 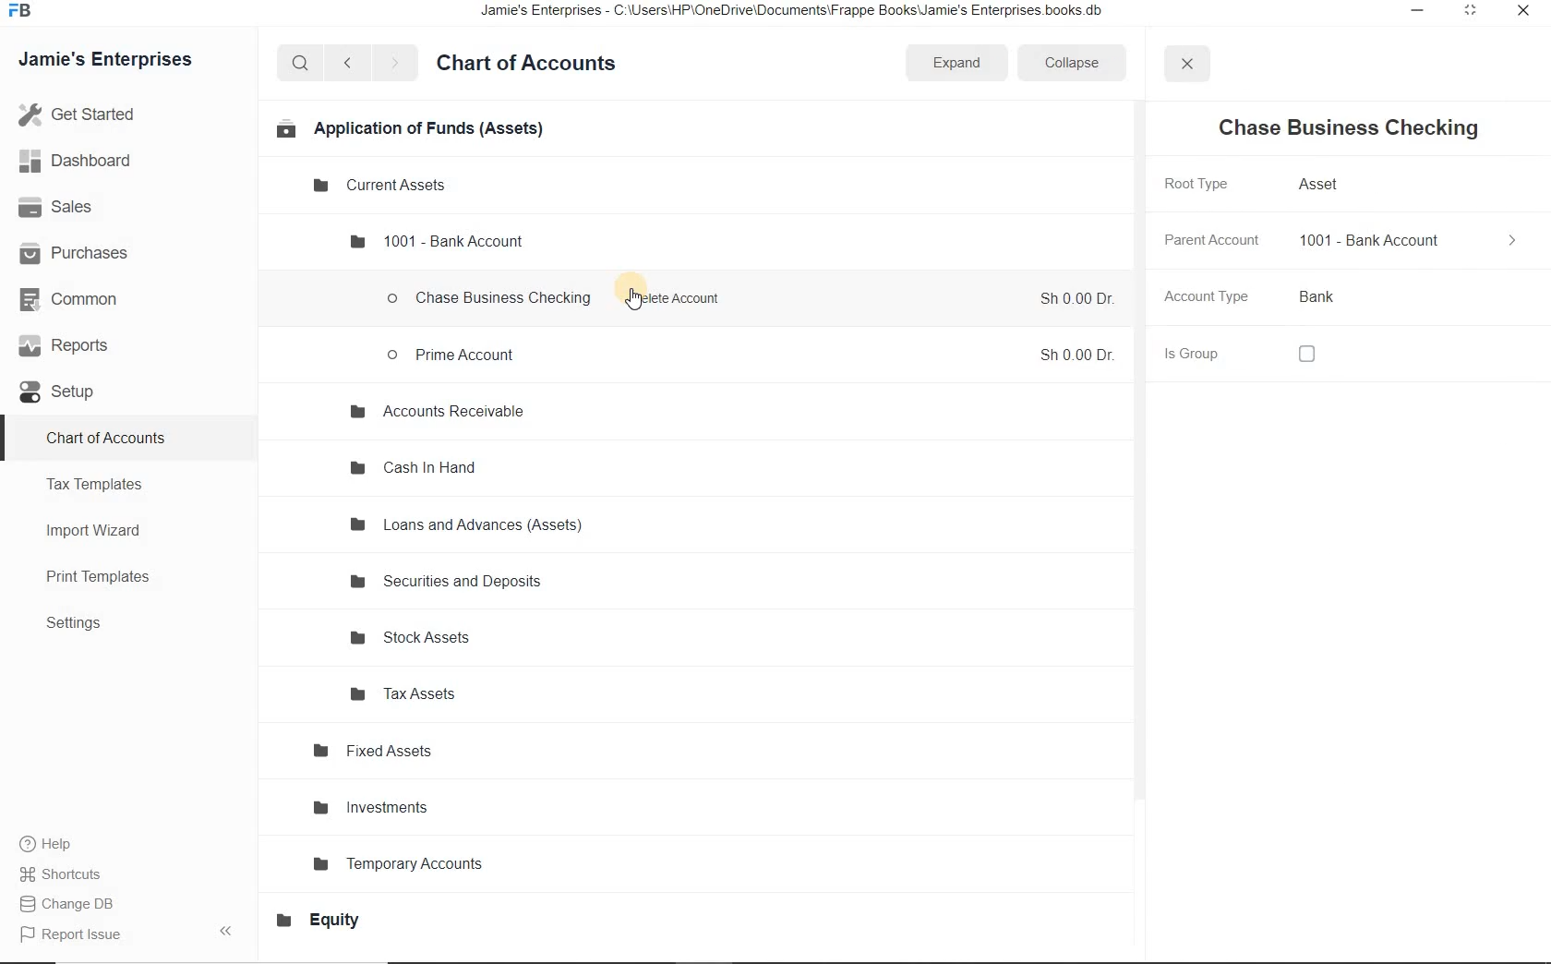 What do you see at coordinates (416, 469) in the screenshot?
I see `Cash In Hand` at bounding box center [416, 469].